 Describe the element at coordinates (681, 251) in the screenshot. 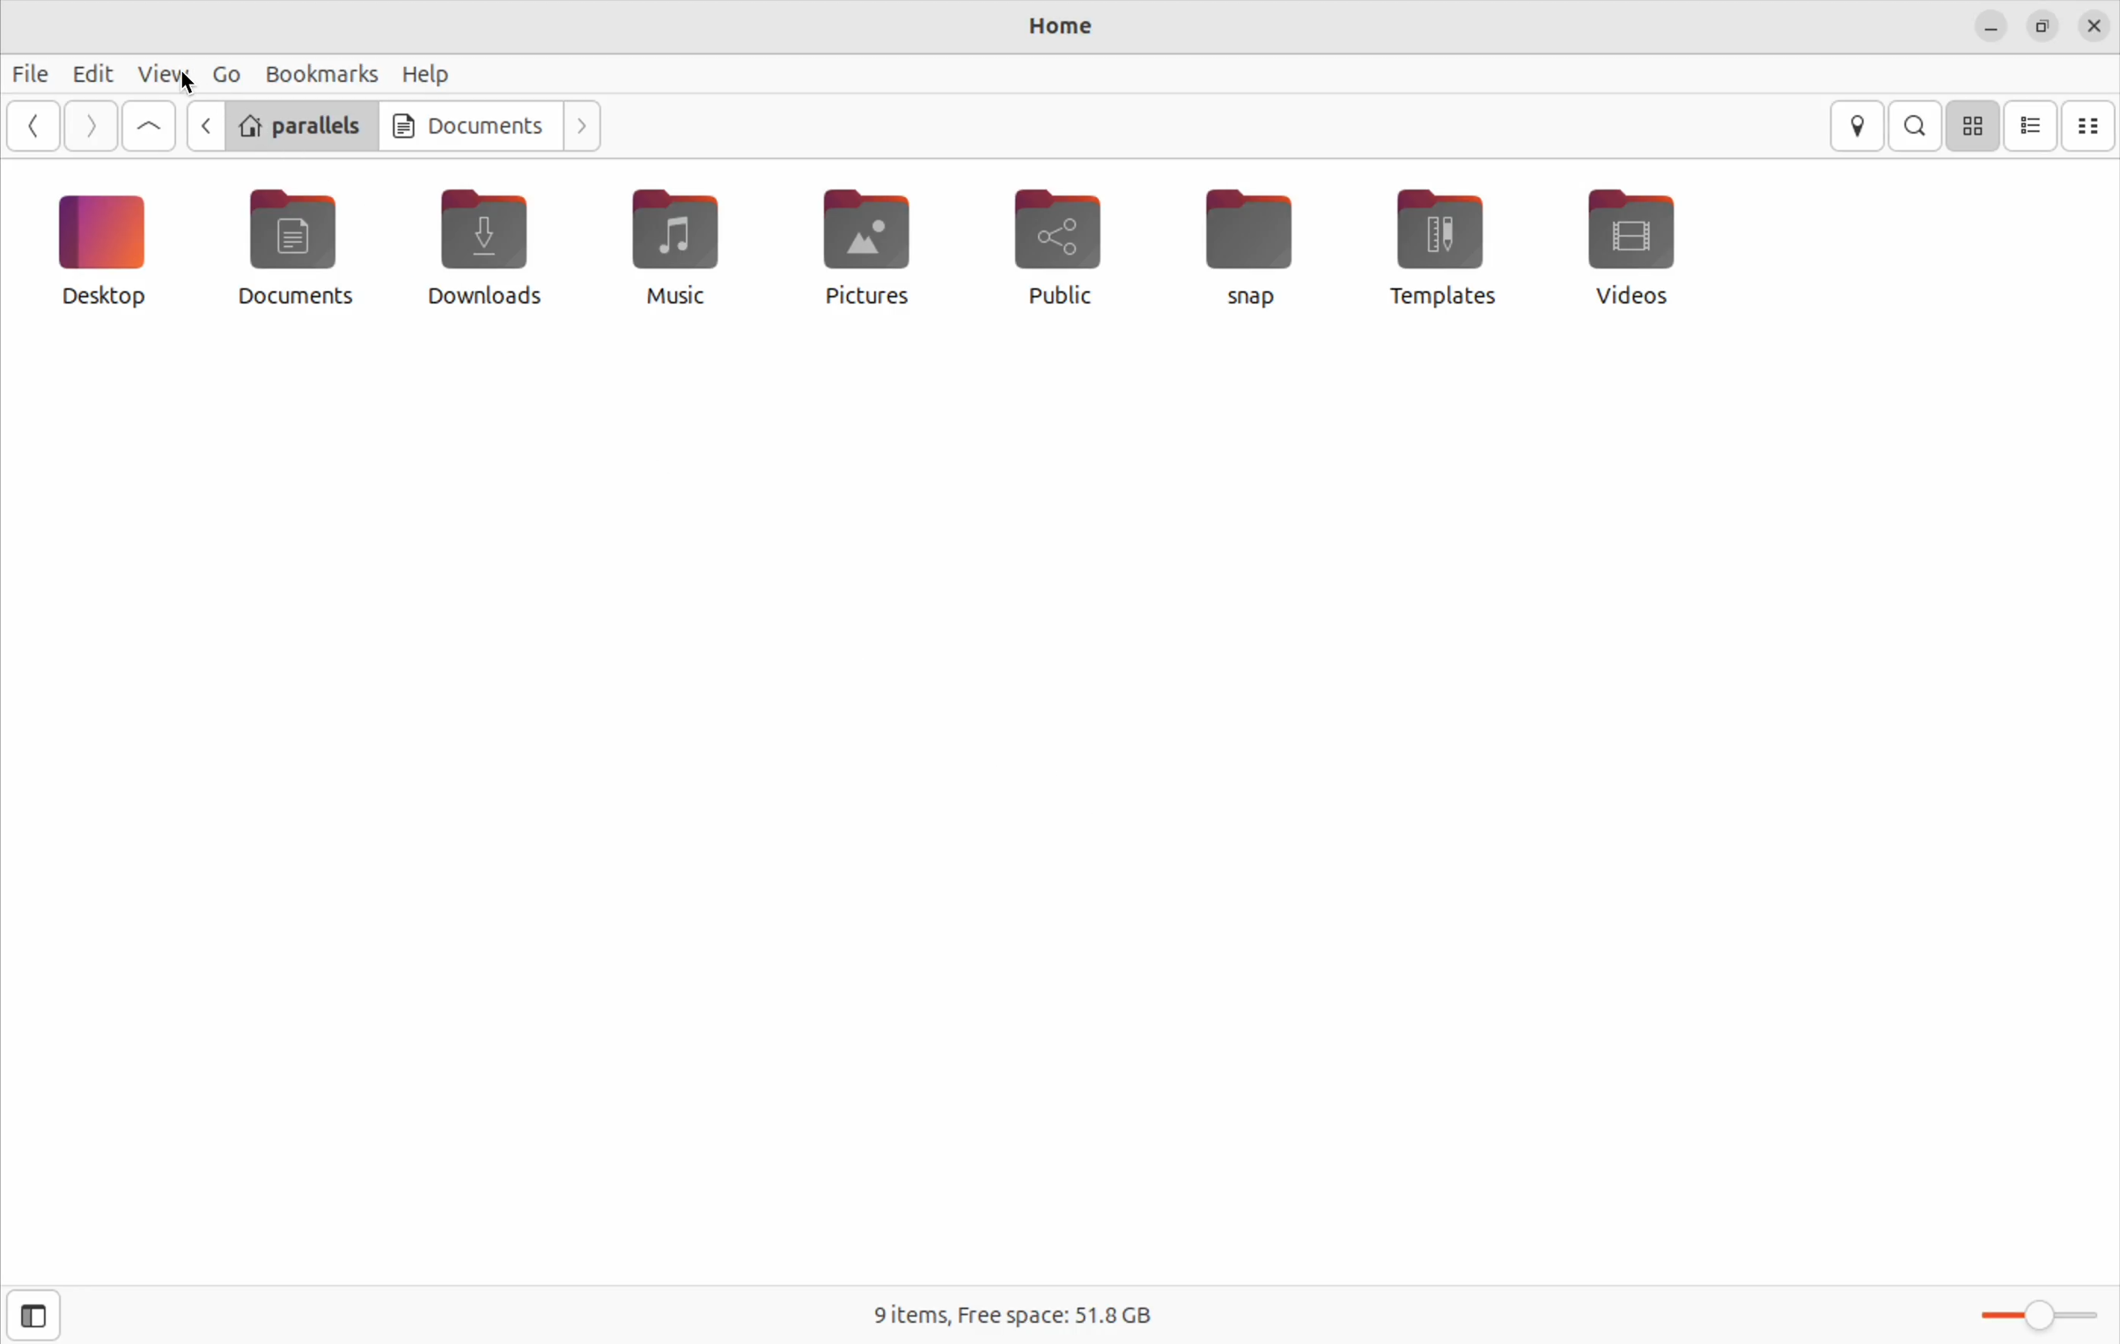

I see `music` at that location.